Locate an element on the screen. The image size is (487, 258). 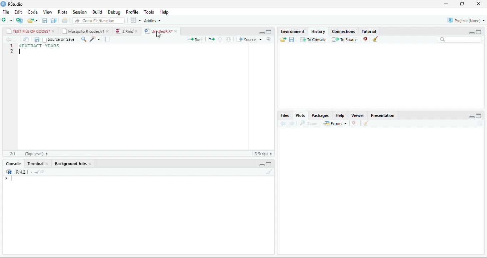
Maximize is located at coordinates (478, 32).